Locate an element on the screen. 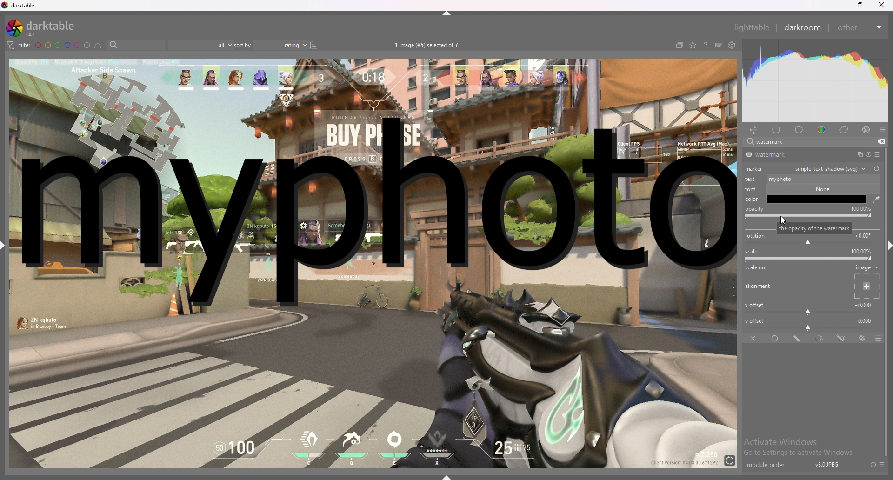 The image size is (893, 480). color is located at coordinates (753, 199).